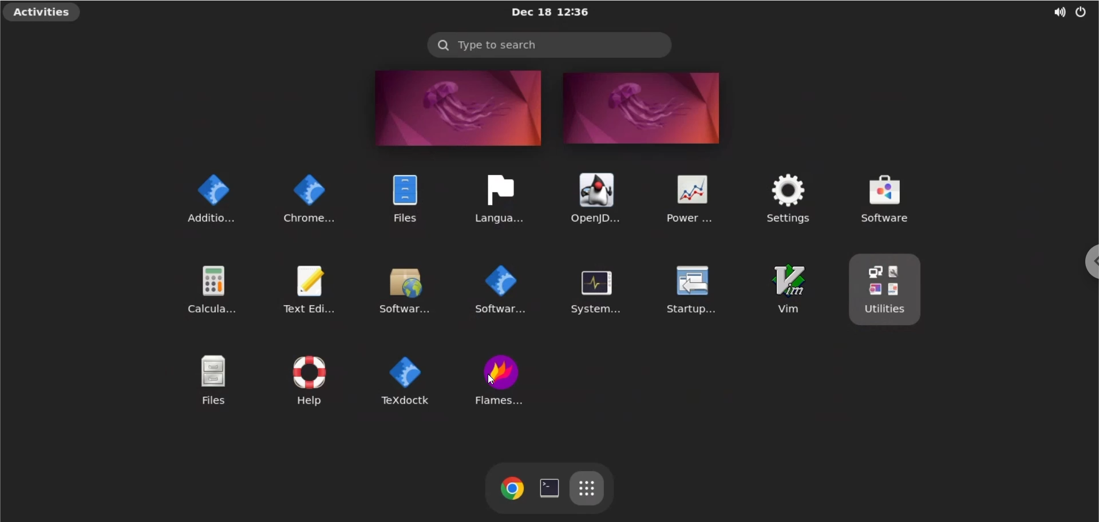  Describe the element at coordinates (1050, 10) in the screenshot. I see `sound settings menu` at that location.